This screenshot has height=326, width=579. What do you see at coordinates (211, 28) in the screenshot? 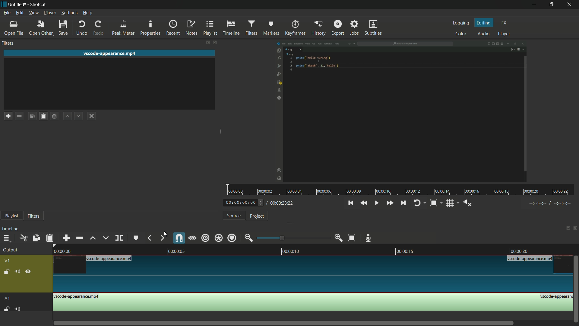
I see `playlist` at bounding box center [211, 28].